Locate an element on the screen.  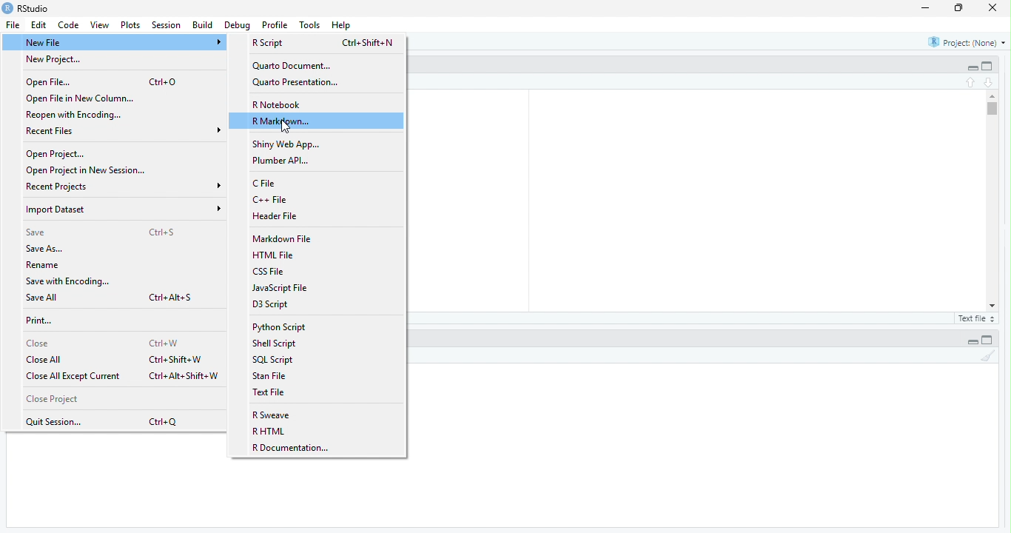
close is located at coordinates (993, 7).